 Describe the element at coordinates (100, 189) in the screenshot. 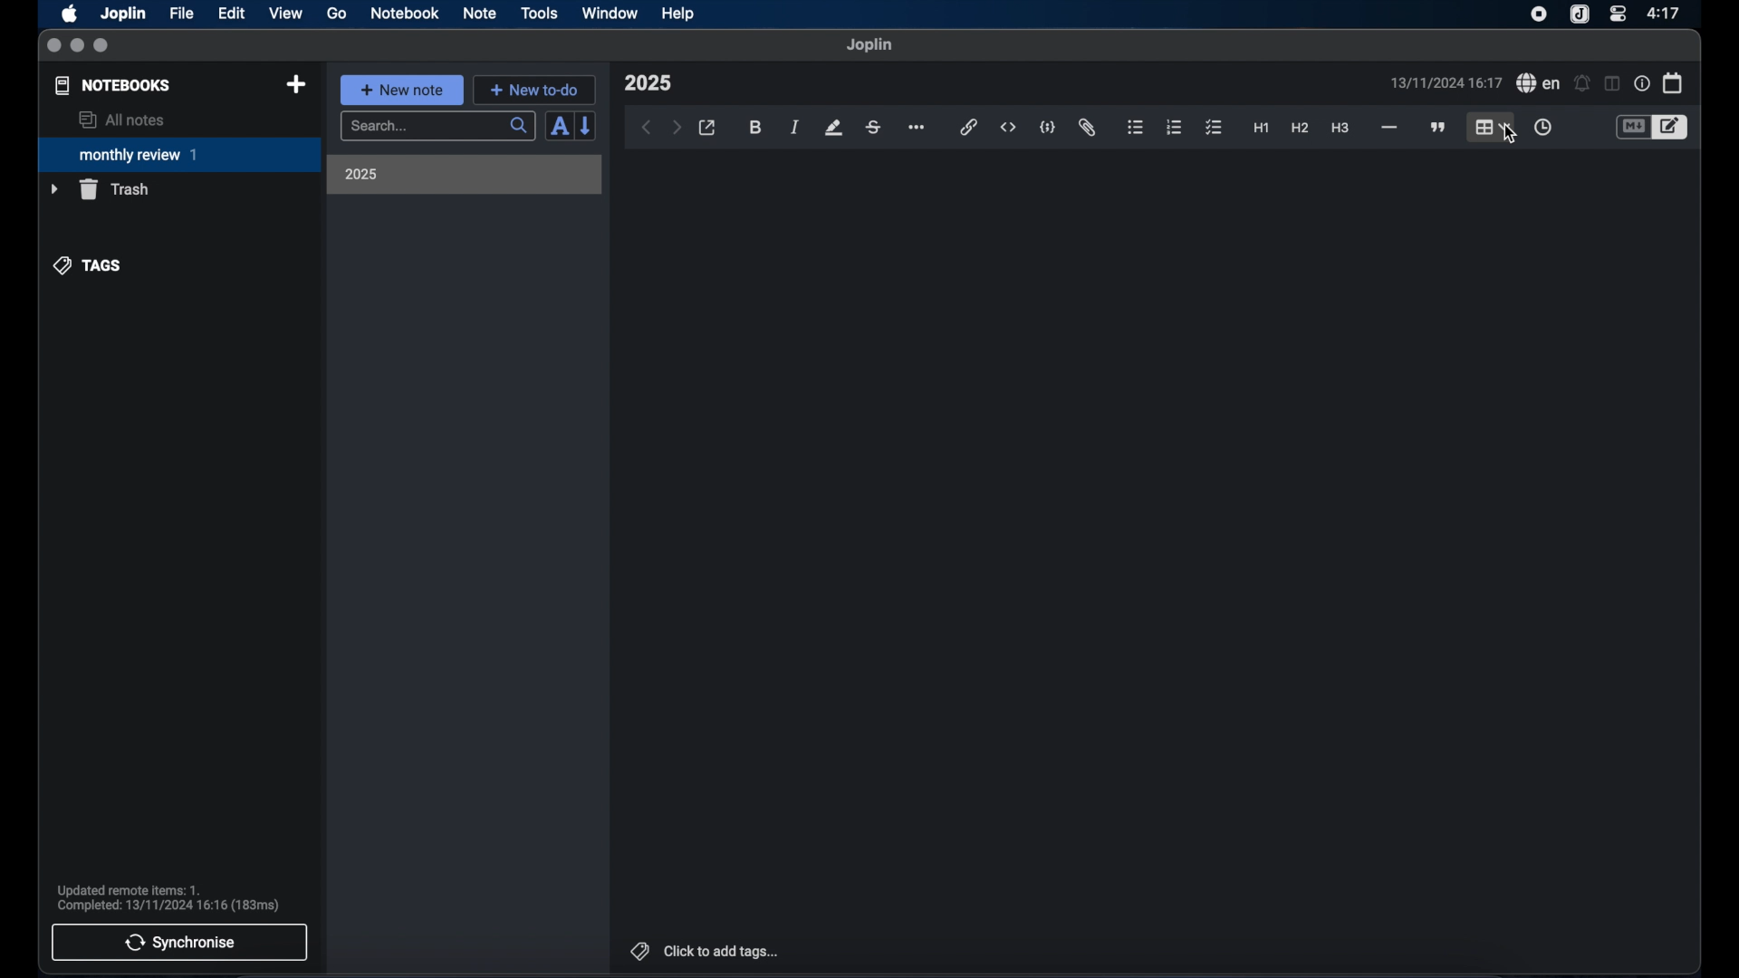

I see `trash` at that location.